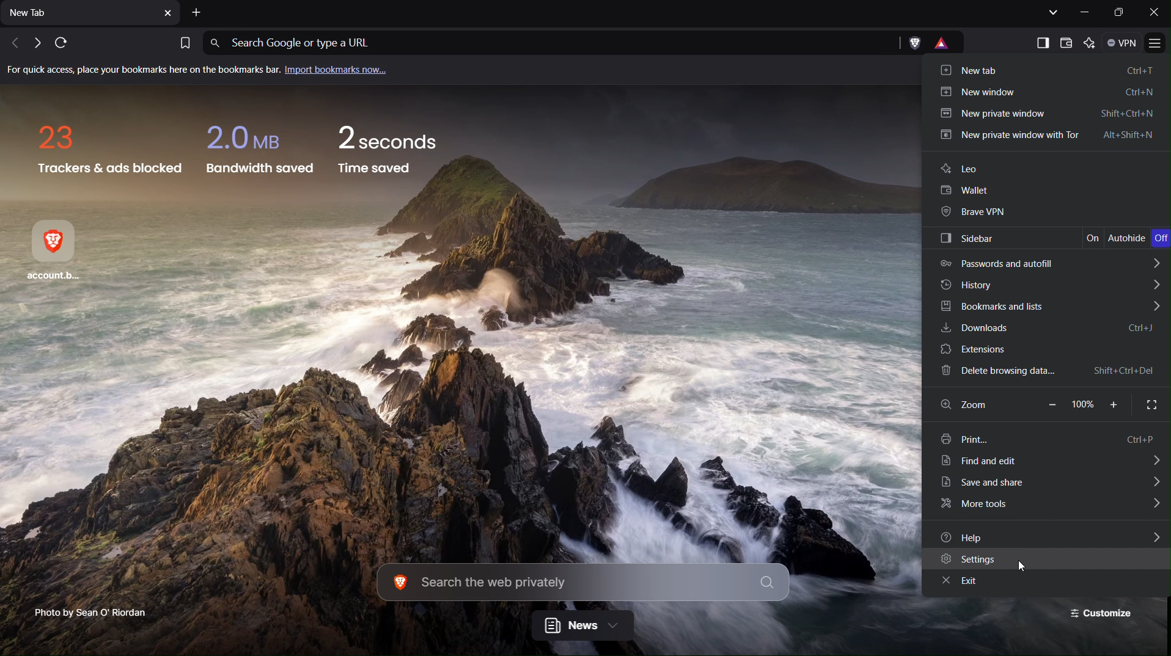  What do you see at coordinates (1051, 12) in the screenshot?
I see `List all tabs` at bounding box center [1051, 12].